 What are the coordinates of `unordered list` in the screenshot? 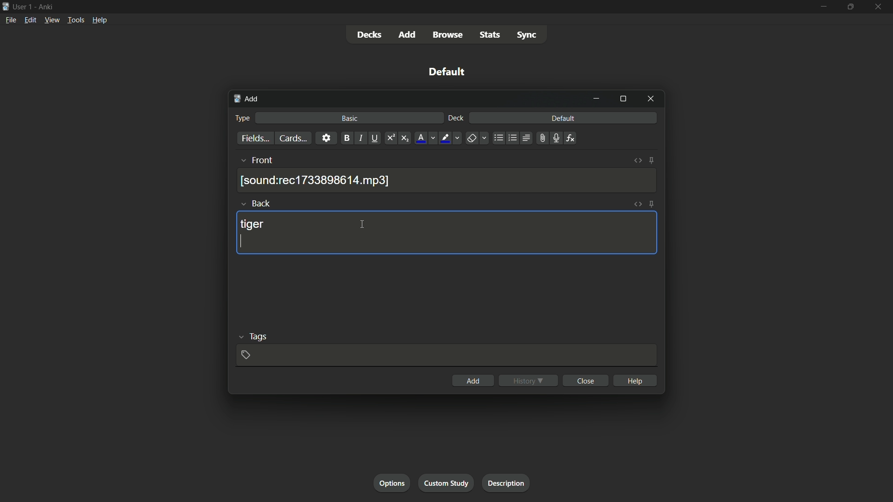 It's located at (498, 138).